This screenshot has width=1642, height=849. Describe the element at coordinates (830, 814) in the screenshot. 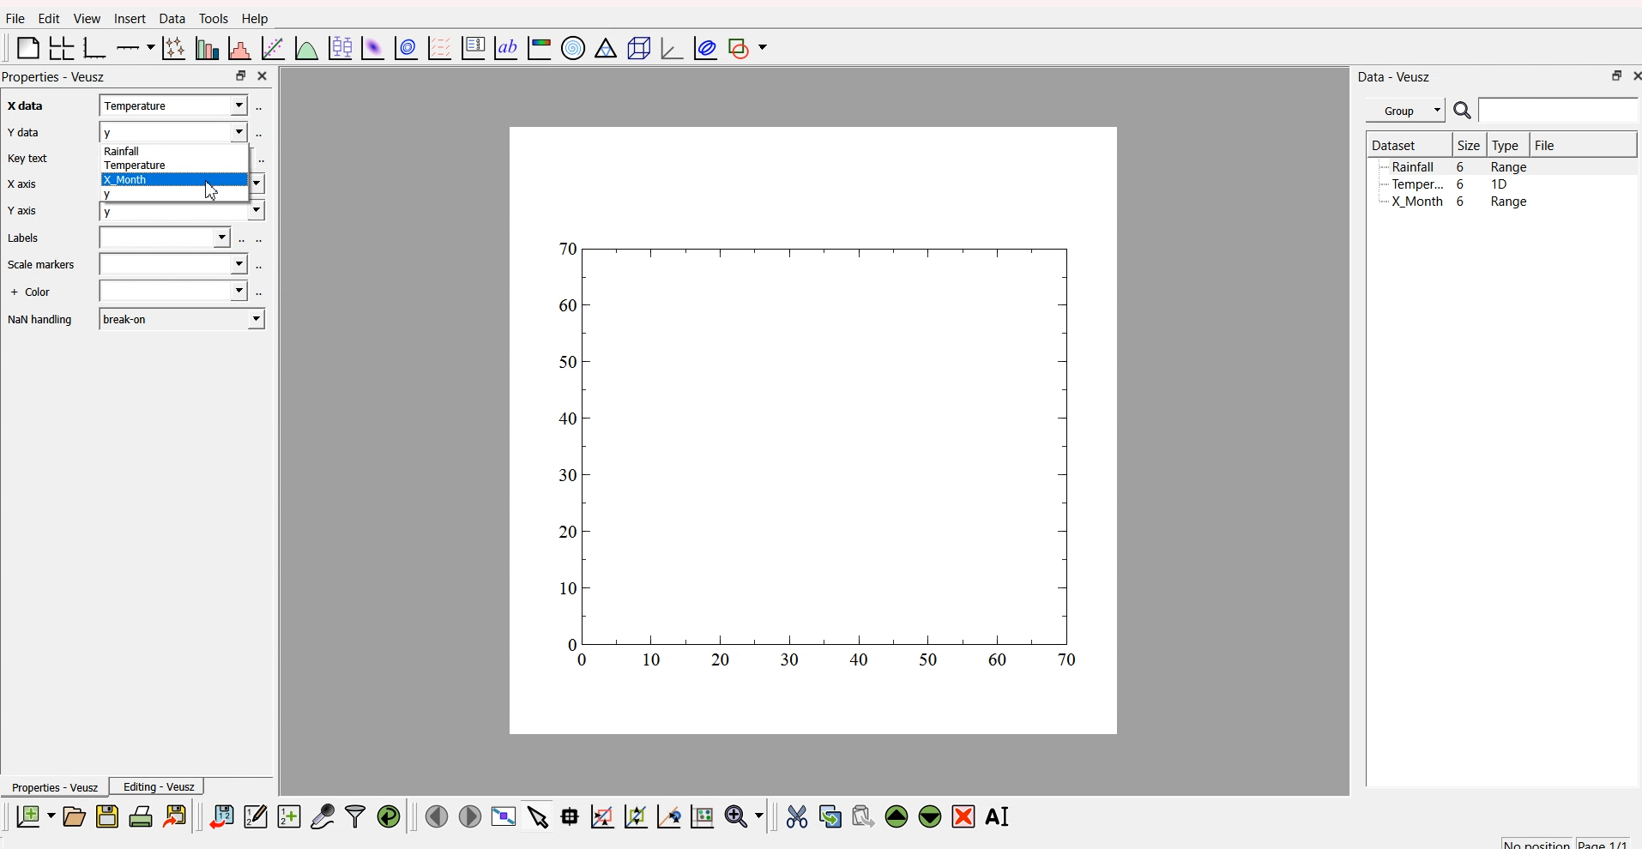

I see `copy the widget` at that location.